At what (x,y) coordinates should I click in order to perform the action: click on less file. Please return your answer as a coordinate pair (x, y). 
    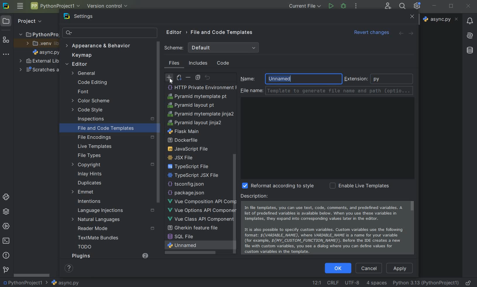
    Looking at the image, I should click on (193, 105).